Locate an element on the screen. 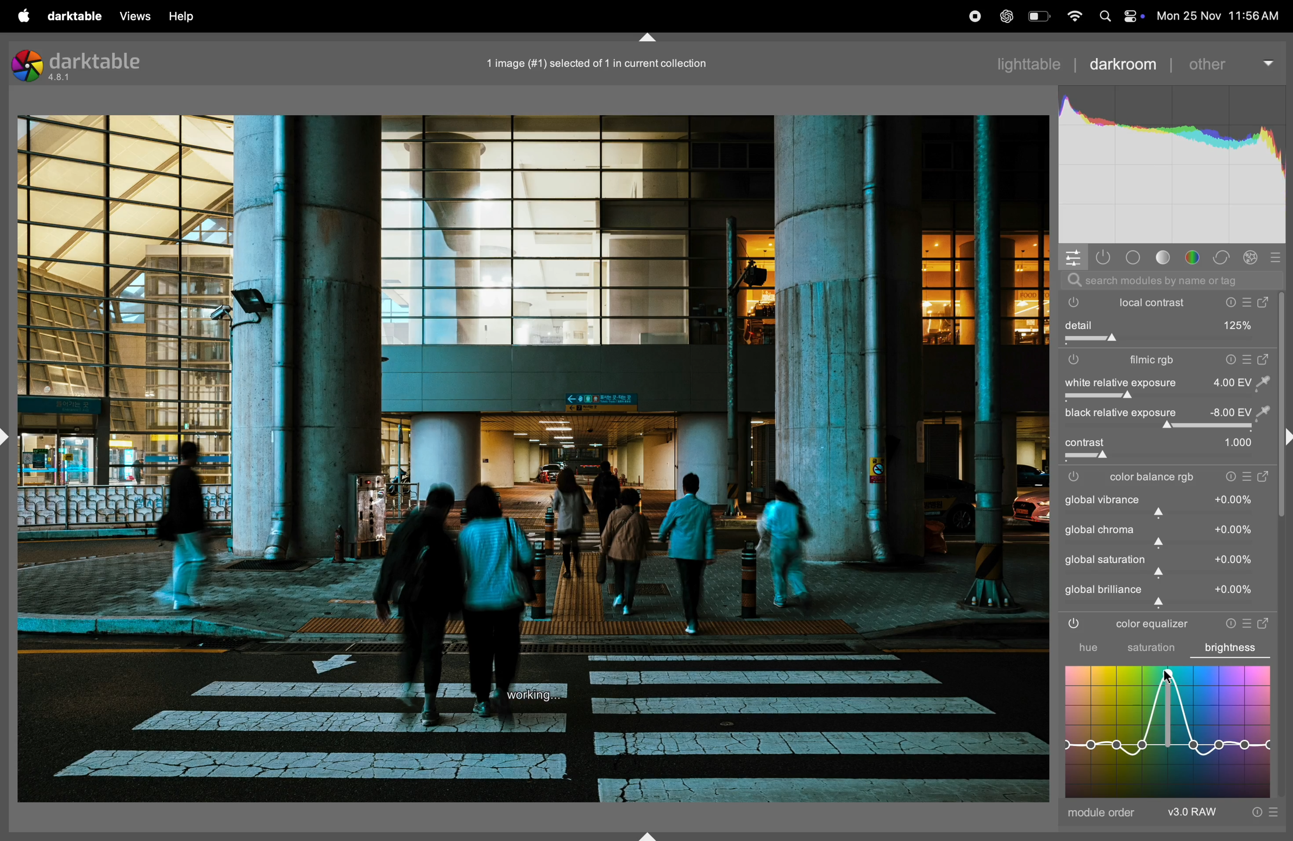  local contrast is located at coordinates (1196, 302).